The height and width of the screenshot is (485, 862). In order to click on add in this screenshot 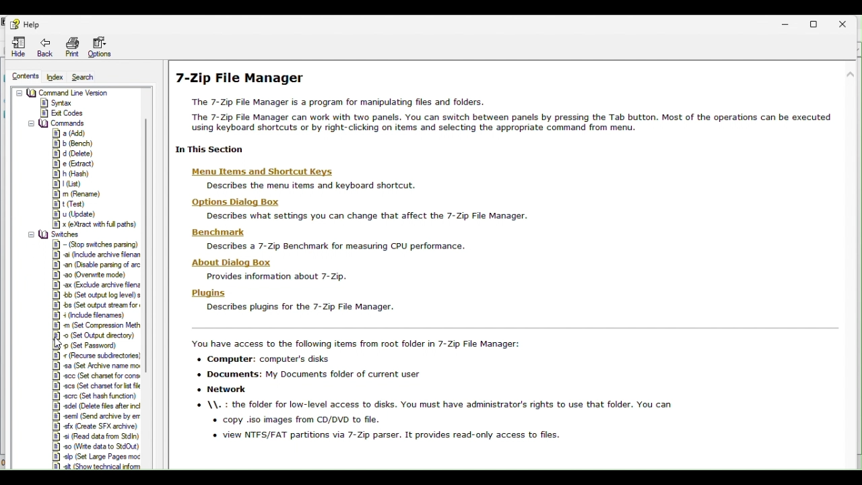, I will do `click(68, 131)`.